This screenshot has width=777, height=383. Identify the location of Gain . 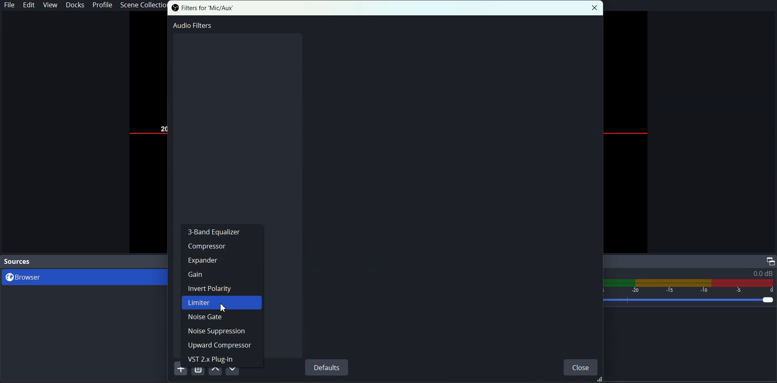
(221, 275).